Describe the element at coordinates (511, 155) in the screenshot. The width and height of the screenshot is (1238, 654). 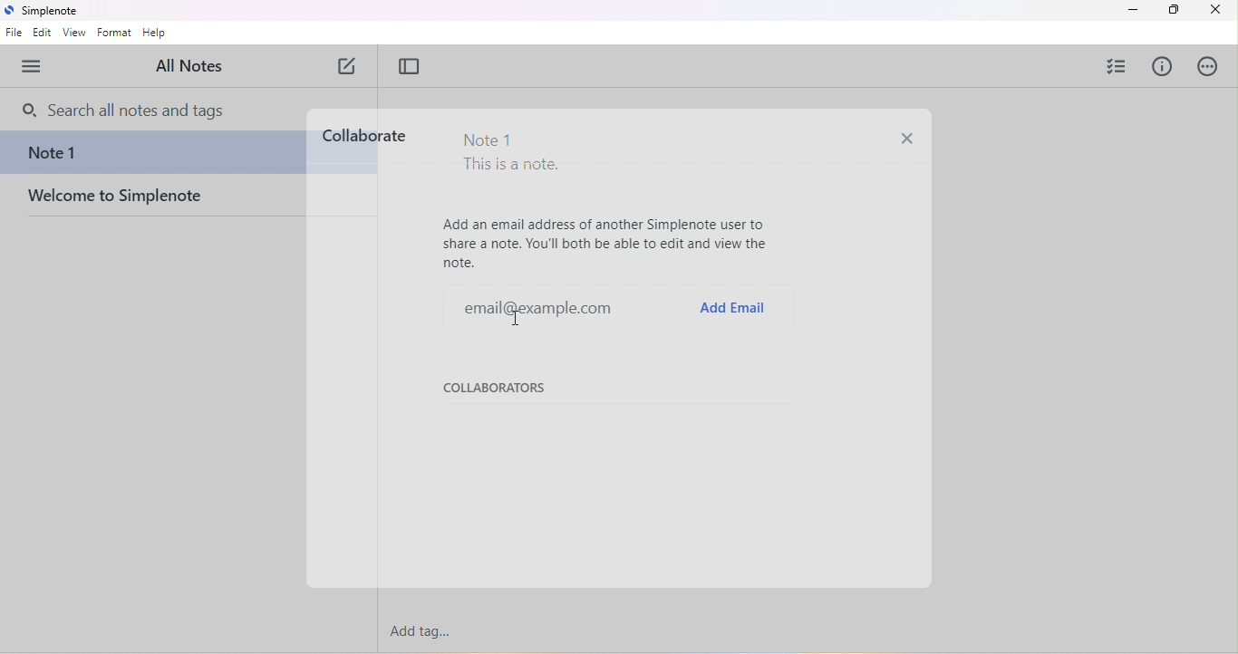
I see `Note 1
This is a note.` at that location.